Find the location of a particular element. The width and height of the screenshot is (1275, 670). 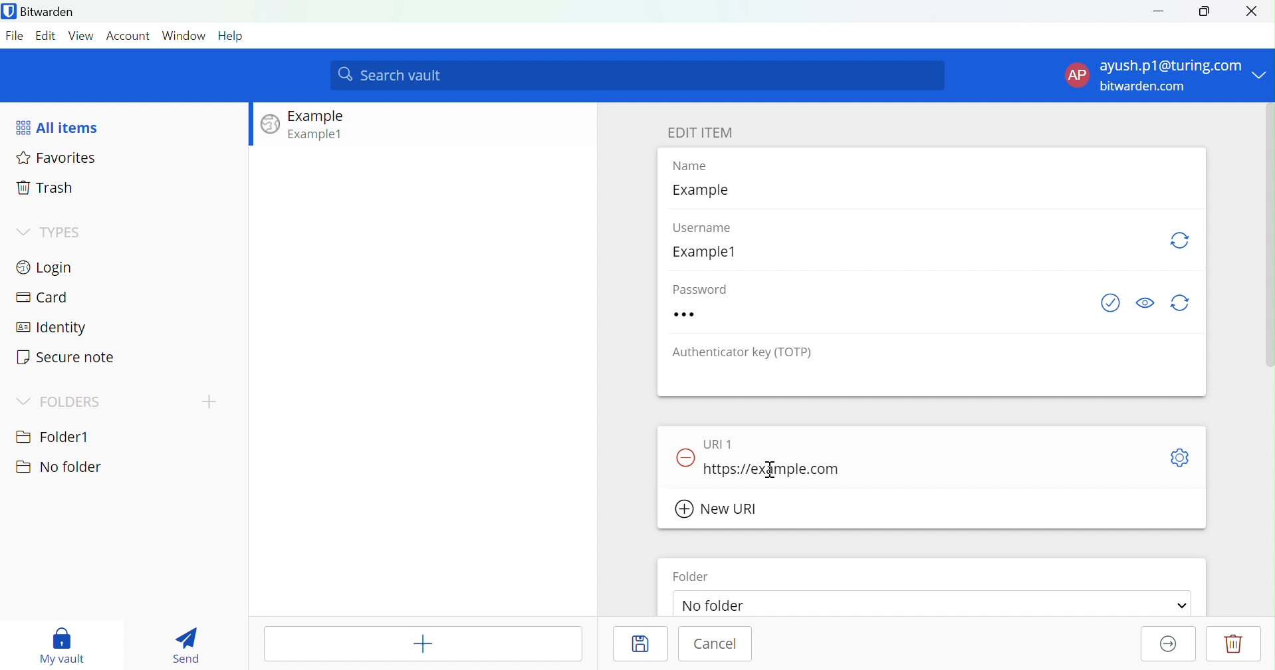

Authenticator key (TOTP) is located at coordinates (745, 353).